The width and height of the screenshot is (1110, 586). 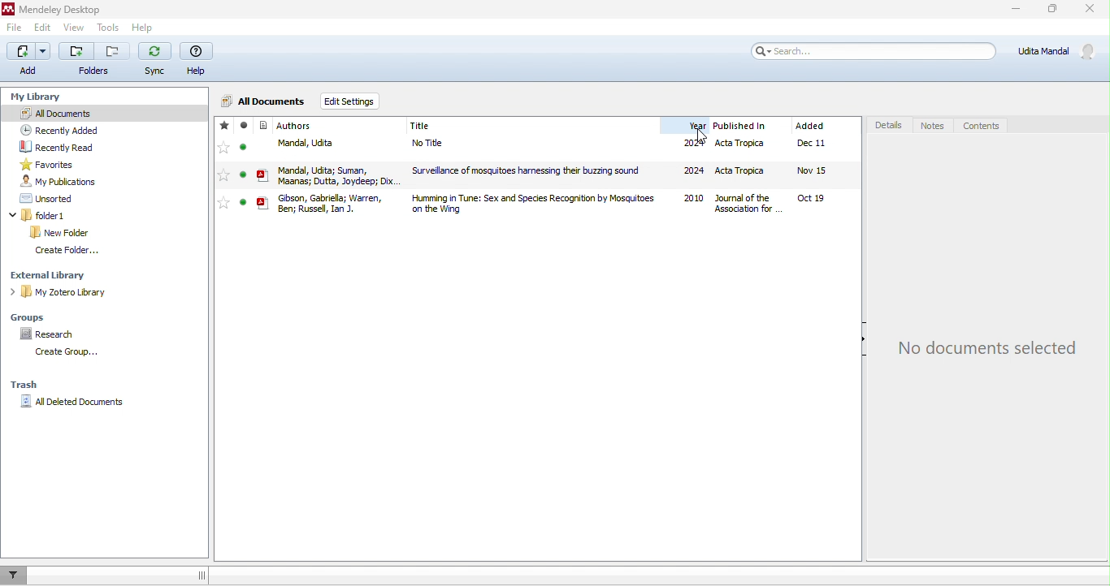 I want to click on favorites, so click(x=43, y=165).